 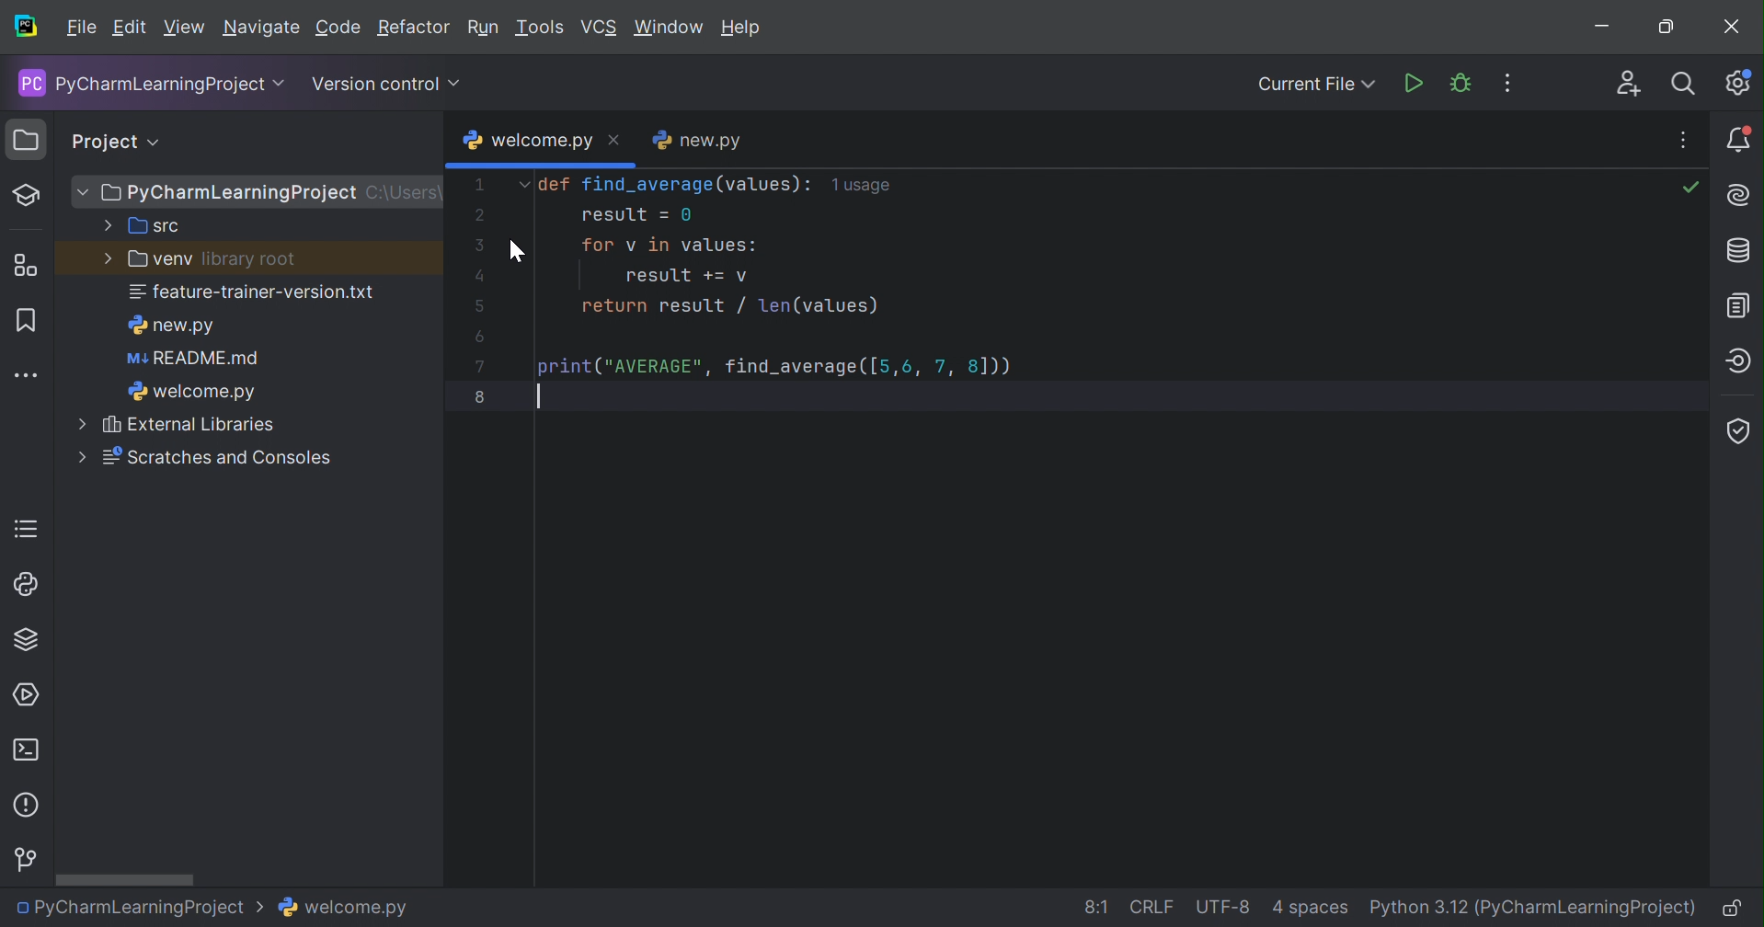 I want to click on Code With Me, so click(x=1629, y=85).